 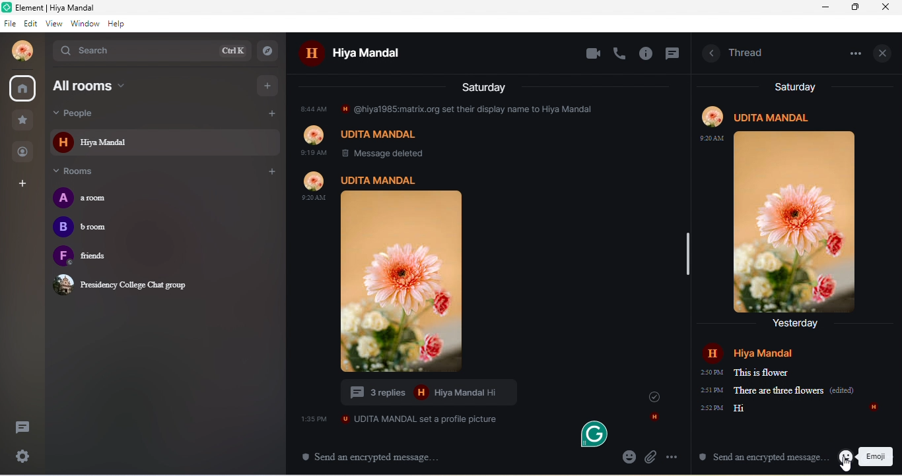 What do you see at coordinates (22, 120) in the screenshot?
I see `Favourite` at bounding box center [22, 120].